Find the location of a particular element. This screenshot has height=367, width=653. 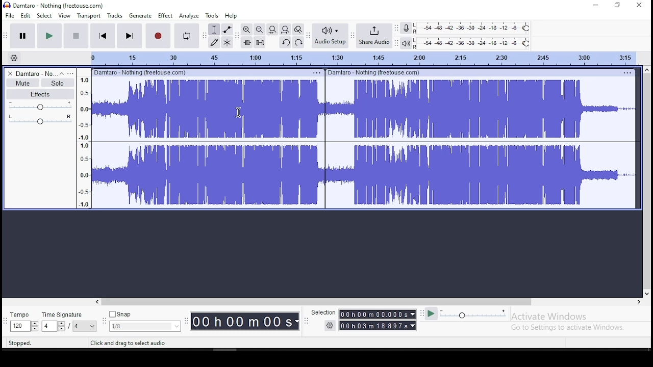

volume is located at coordinates (40, 107).